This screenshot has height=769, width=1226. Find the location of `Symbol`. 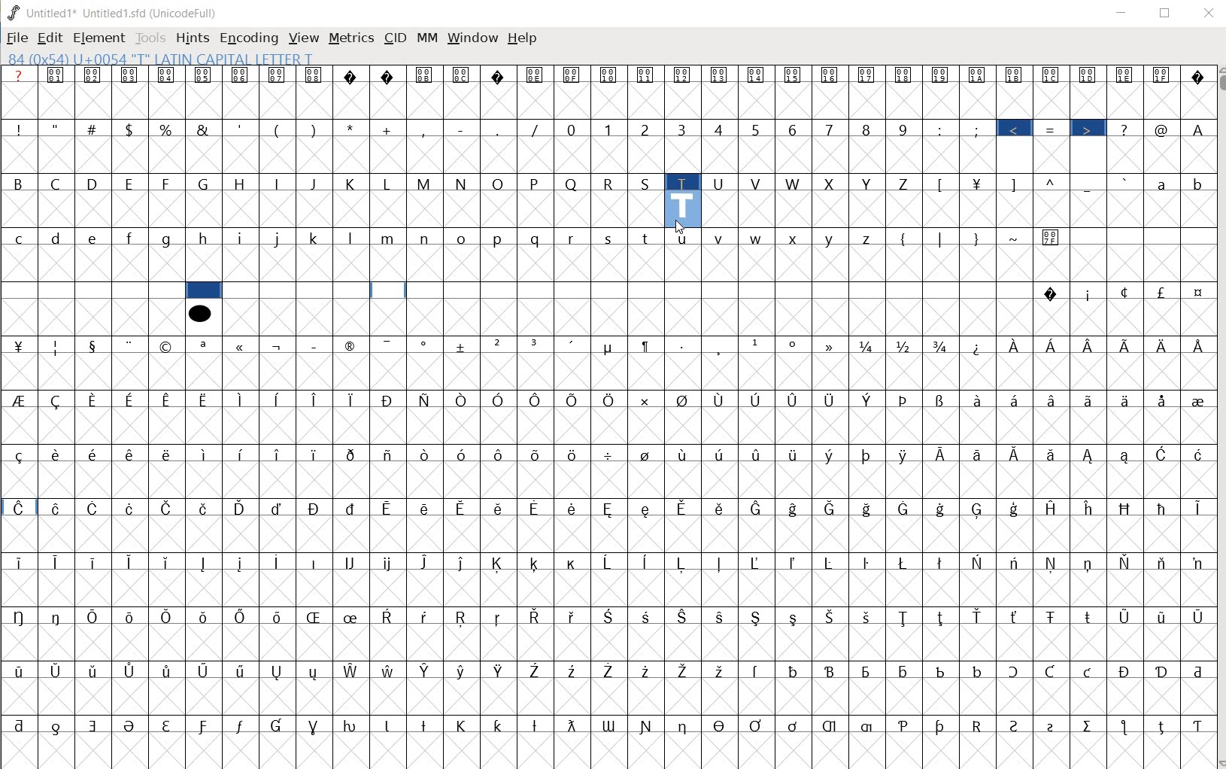

Symbol is located at coordinates (426, 724).